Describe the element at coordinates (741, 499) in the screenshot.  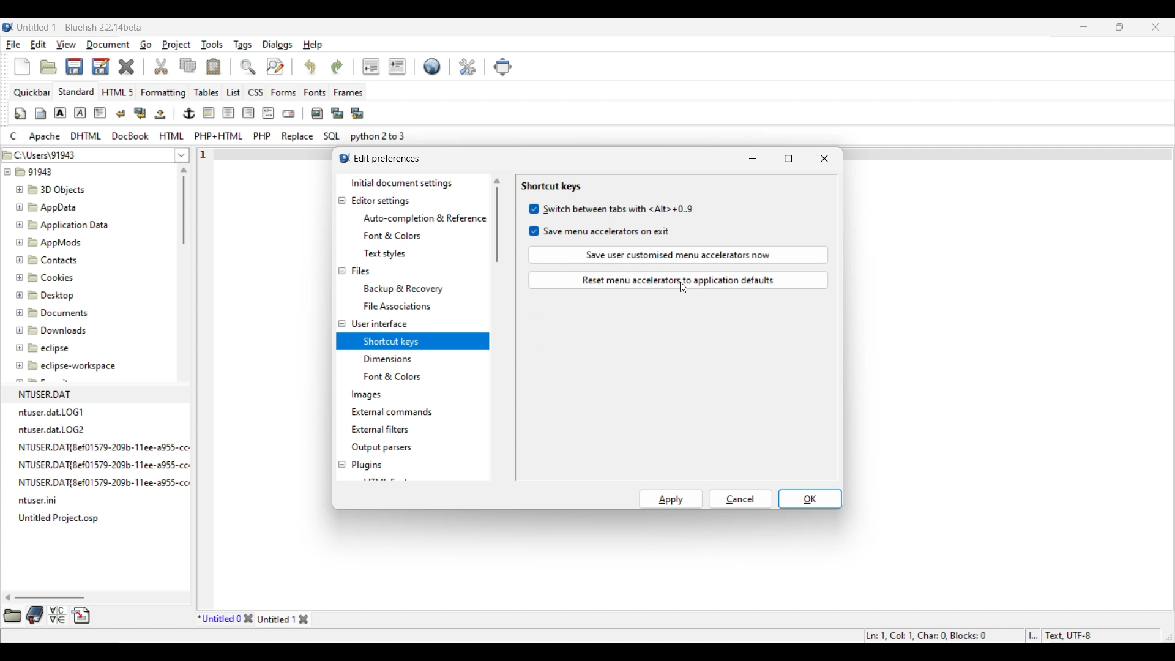
I see `Cancel` at that location.